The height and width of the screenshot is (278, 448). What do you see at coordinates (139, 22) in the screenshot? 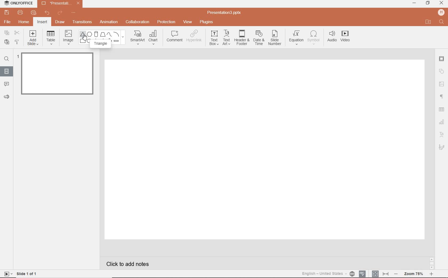
I see `COLLABORATION` at bounding box center [139, 22].